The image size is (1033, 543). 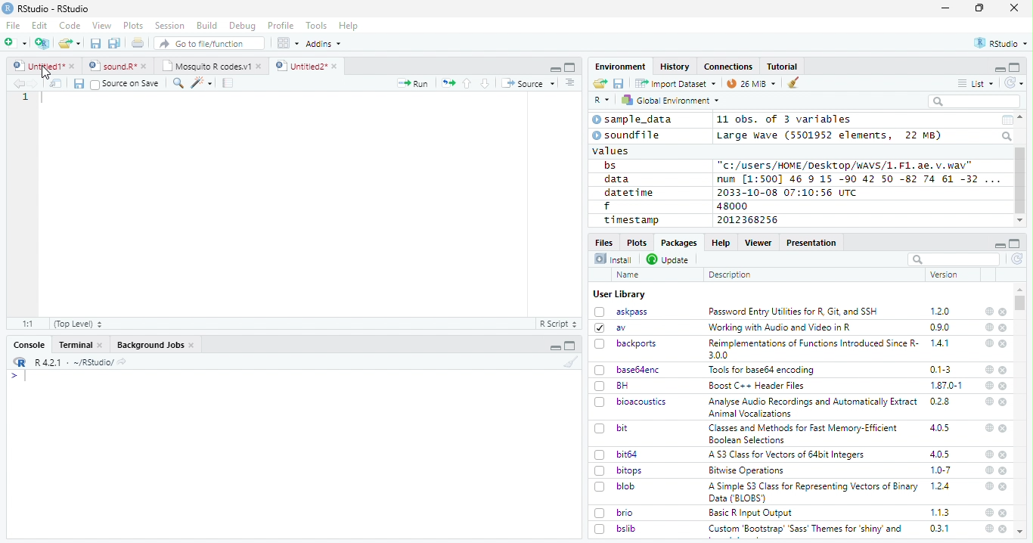 I want to click on minimize, so click(x=557, y=346).